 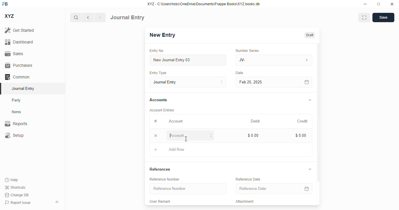 What do you see at coordinates (378, 4) in the screenshot?
I see `toggle maximize` at bounding box center [378, 4].